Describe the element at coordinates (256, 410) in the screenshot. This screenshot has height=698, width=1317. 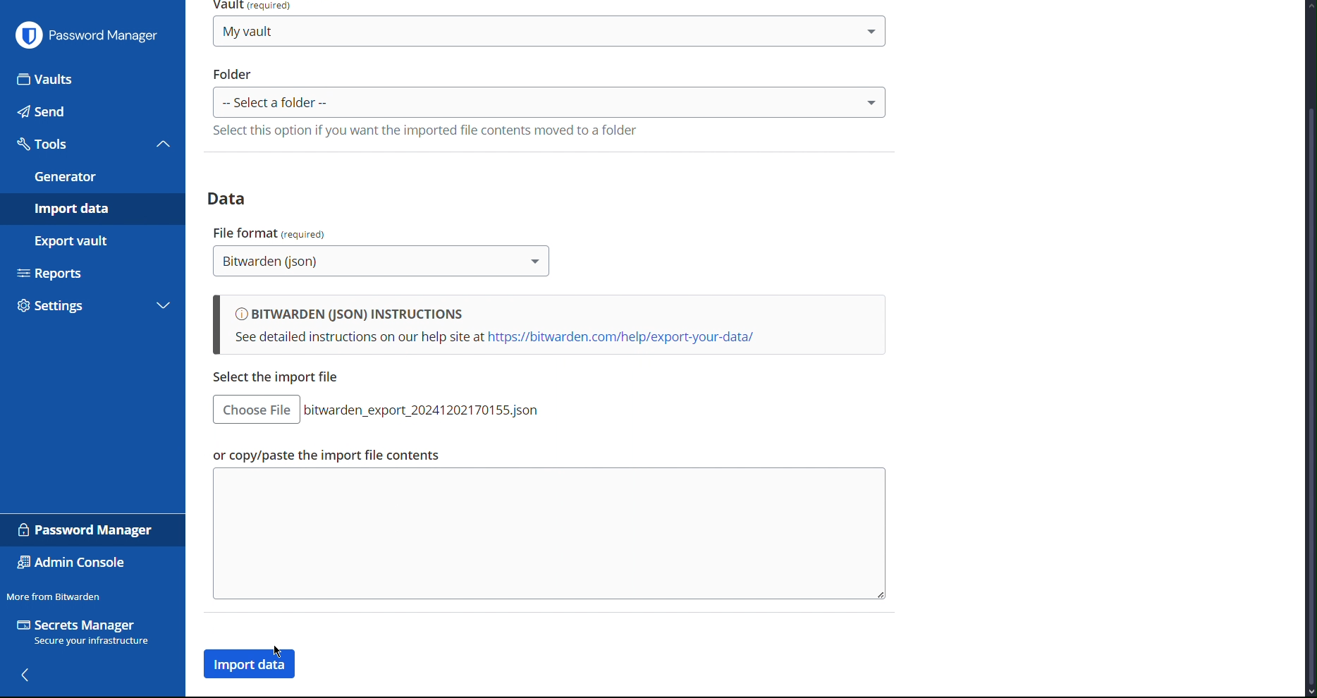
I see `choose file` at that location.